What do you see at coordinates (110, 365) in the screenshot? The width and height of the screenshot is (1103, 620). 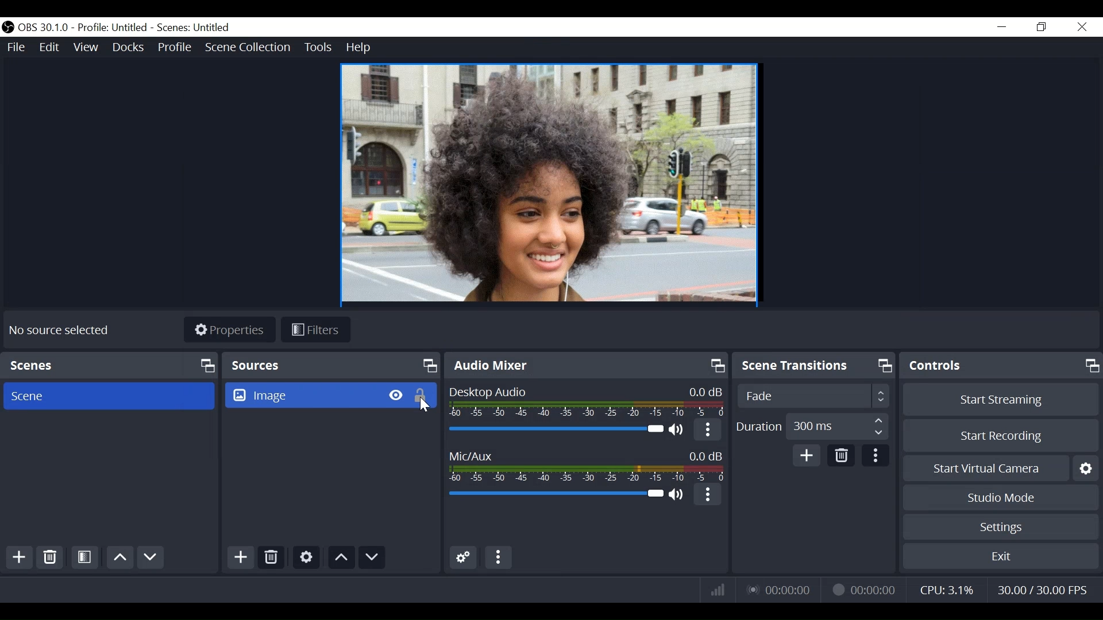 I see `Scenes` at bounding box center [110, 365].